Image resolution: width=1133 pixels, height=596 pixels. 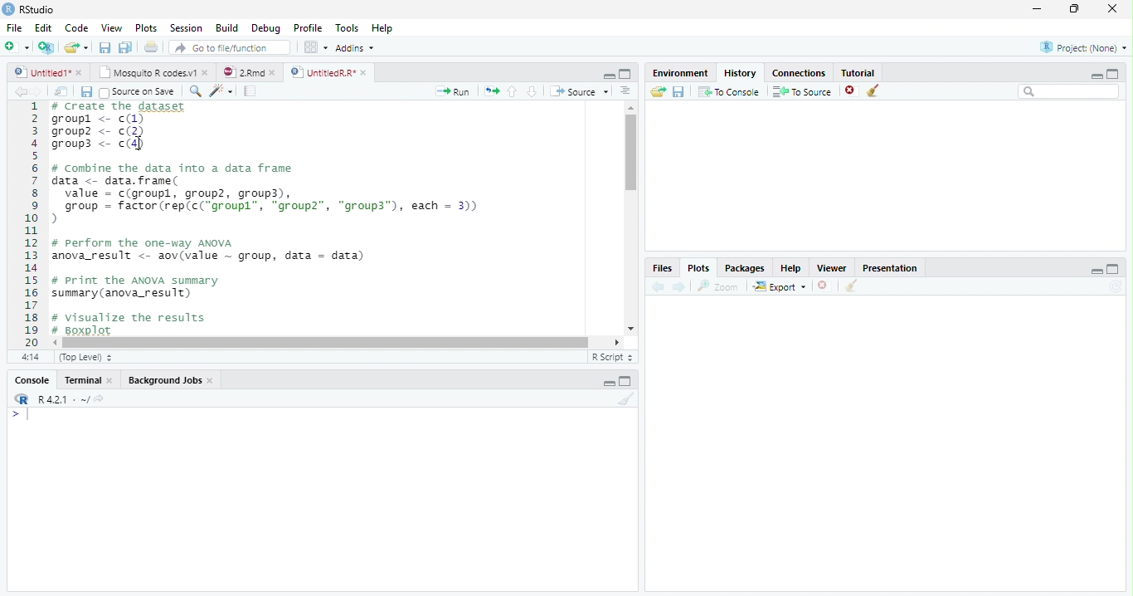 What do you see at coordinates (512, 90) in the screenshot?
I see `Go to previous section` at bounding box center [512, 90].